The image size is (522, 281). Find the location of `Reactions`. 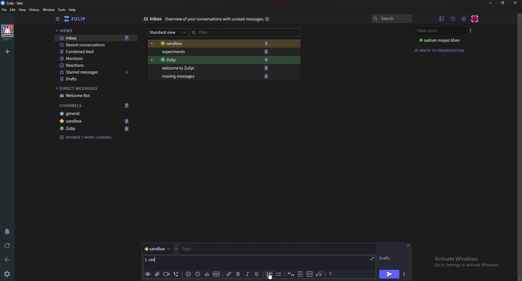

Reactions is located at coordinates (94, 65).